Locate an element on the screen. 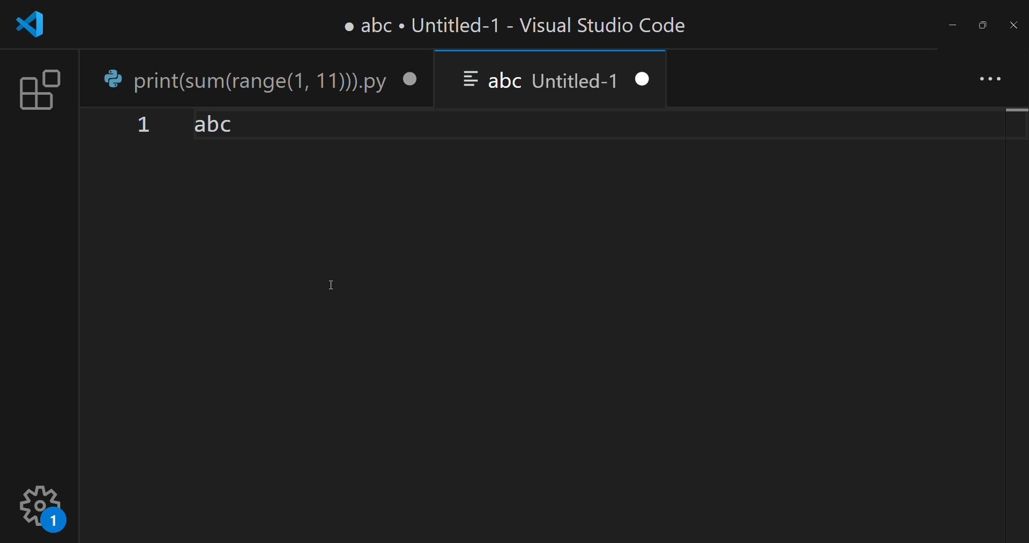 The image size is (1029, 543). minimize is located at coordinates (952, 26).